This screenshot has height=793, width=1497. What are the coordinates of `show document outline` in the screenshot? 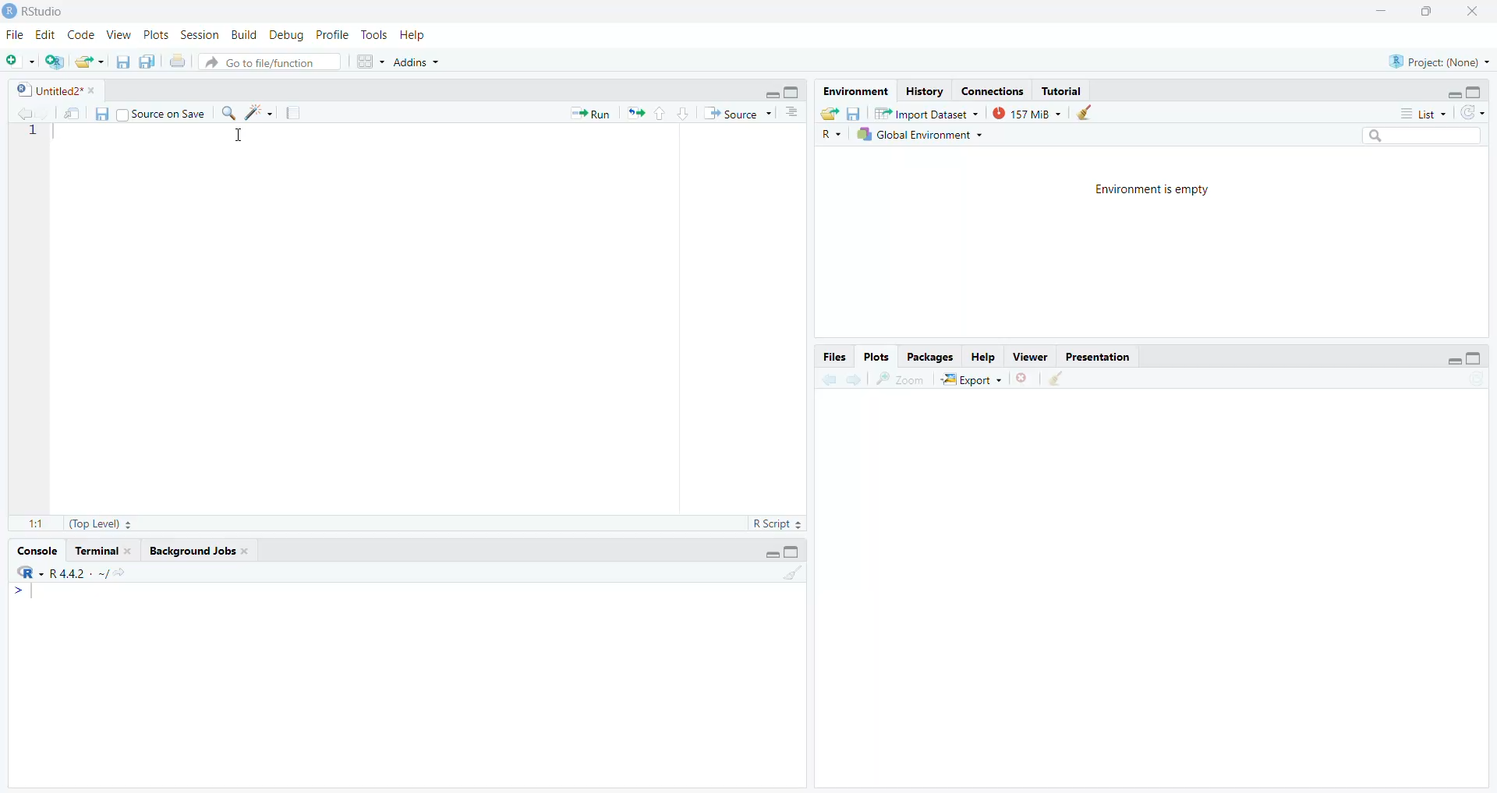 It's located at (792, 113).